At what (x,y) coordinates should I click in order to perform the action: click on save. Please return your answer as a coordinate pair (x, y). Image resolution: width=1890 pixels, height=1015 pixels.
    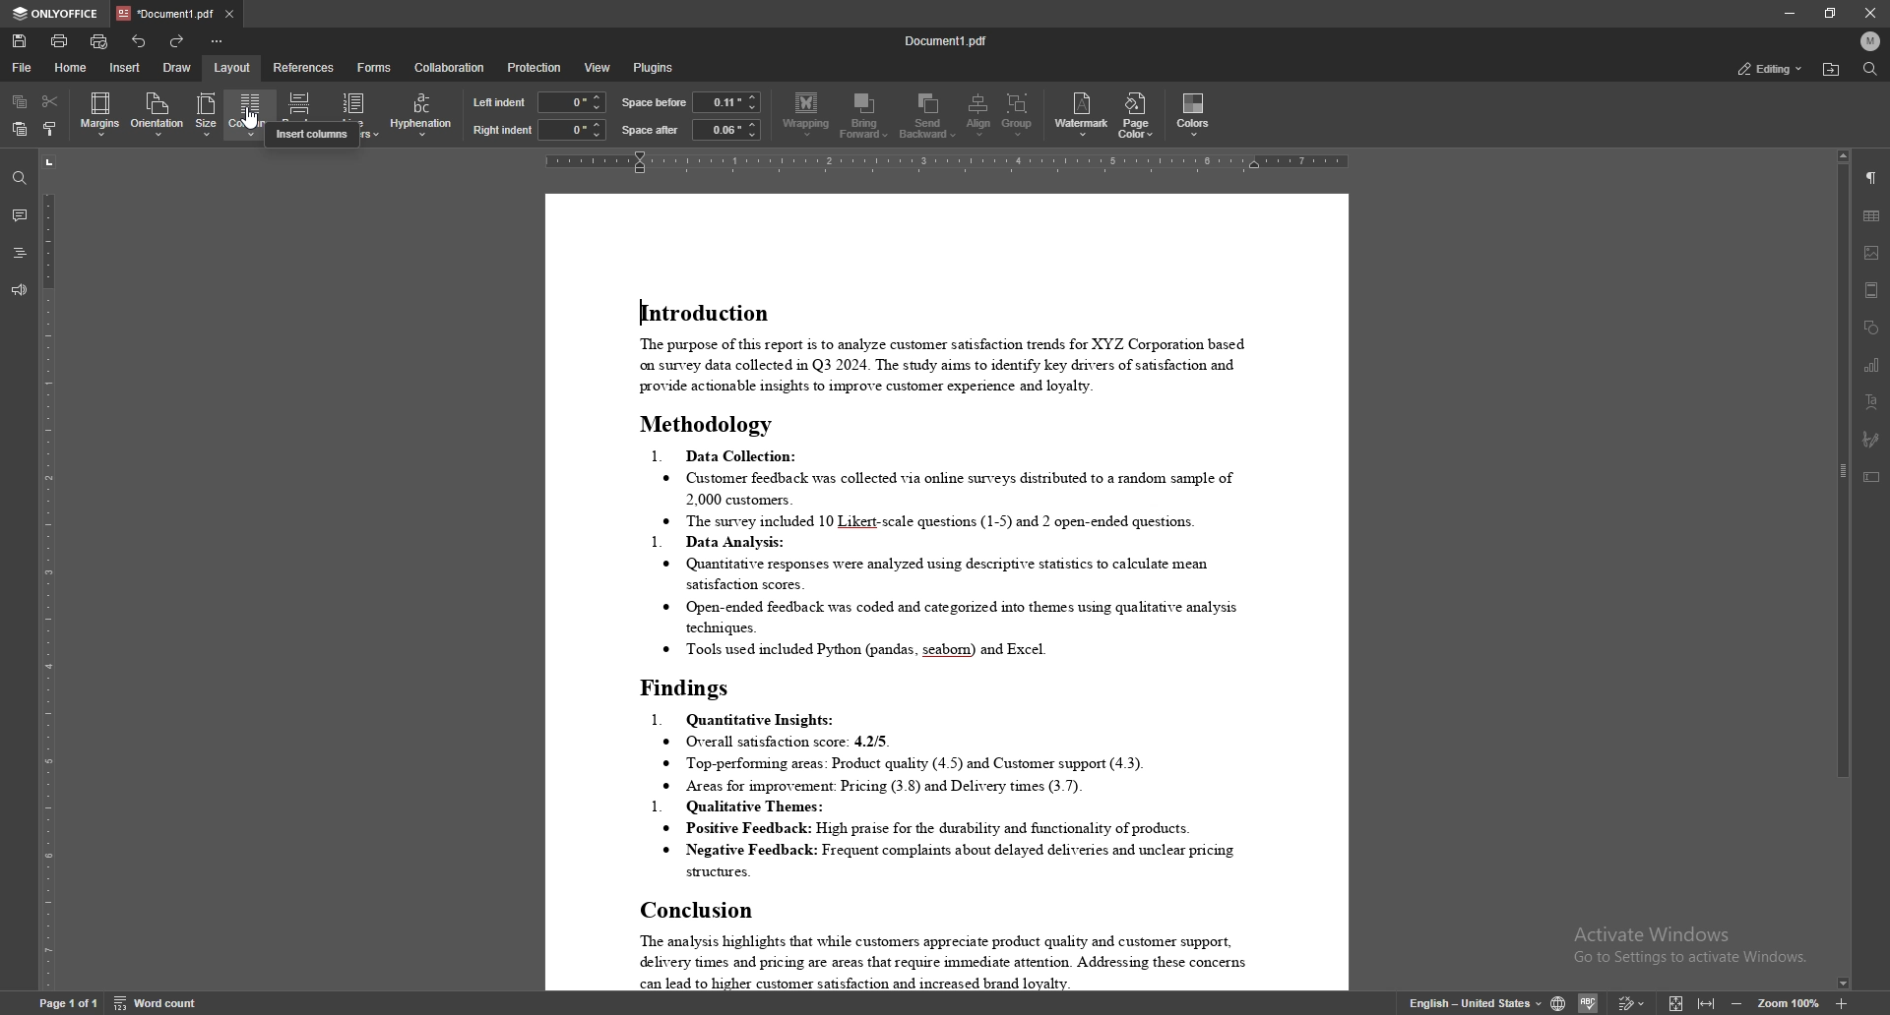
    Looking at the image, I should click on (19, 41).